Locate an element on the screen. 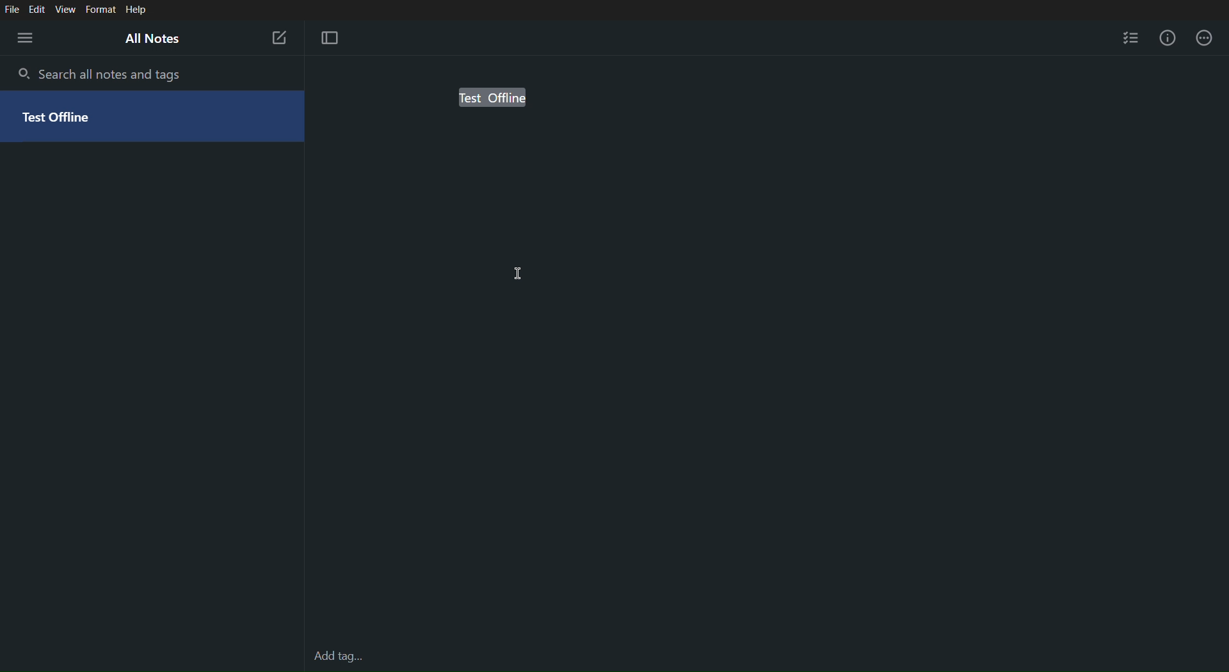  All Notes is located at coordinates (159, 39).